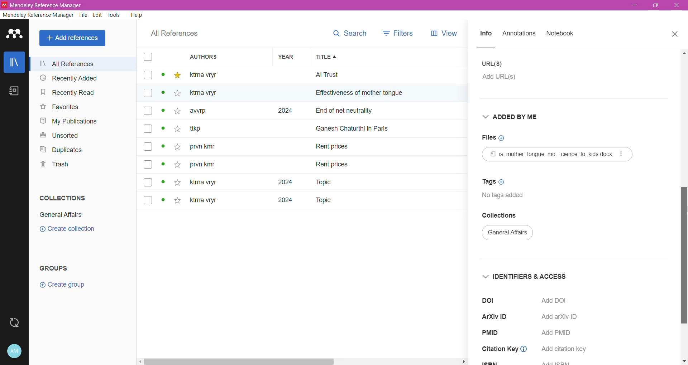 The height and width of the screenshot is (365, 688). Describe the element at coordinates (677, 5) in the screenshot. I see `Close` at that location.